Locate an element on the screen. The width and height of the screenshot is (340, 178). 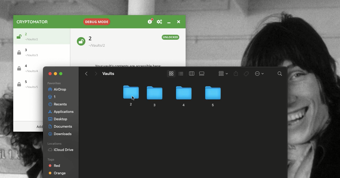
View is located at coordinates (170, 74).